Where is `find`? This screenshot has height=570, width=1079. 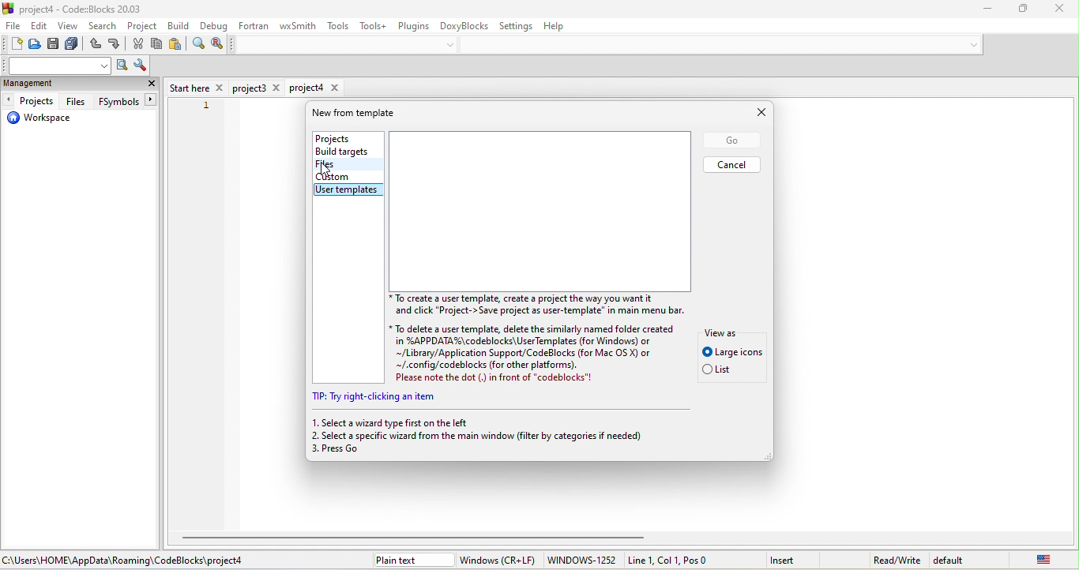 find is located at coordinates (197, 46).